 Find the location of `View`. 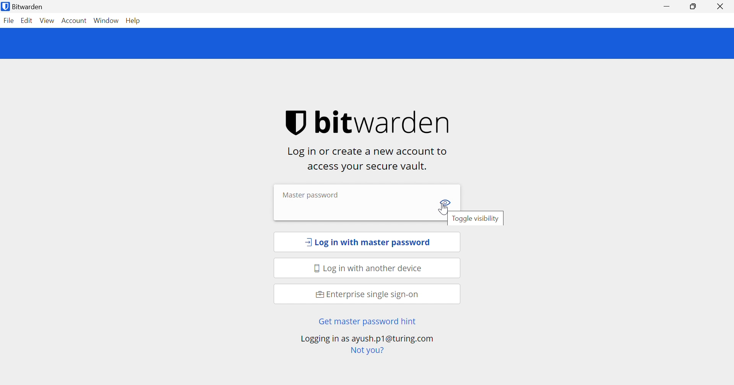

View is located at coordinates (47, 21).